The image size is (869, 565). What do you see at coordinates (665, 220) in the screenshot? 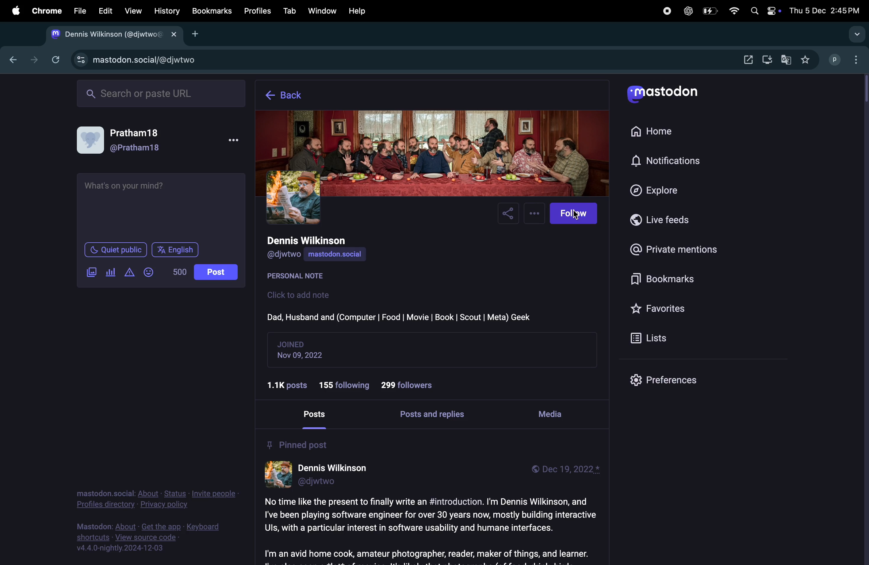
I see `live feeds` at bounding box center [665, 220].